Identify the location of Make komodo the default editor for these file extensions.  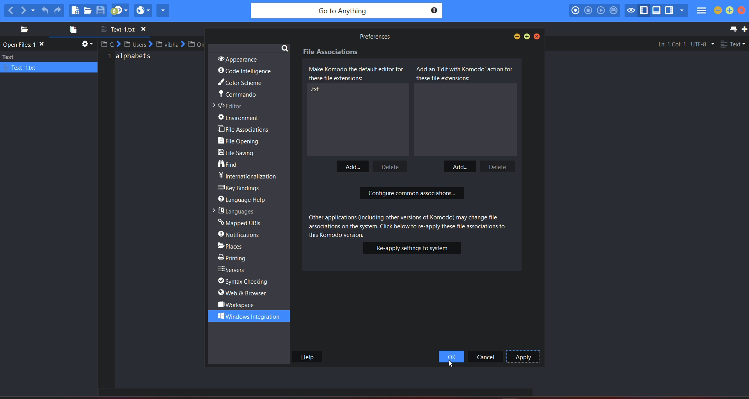
(359, 74).